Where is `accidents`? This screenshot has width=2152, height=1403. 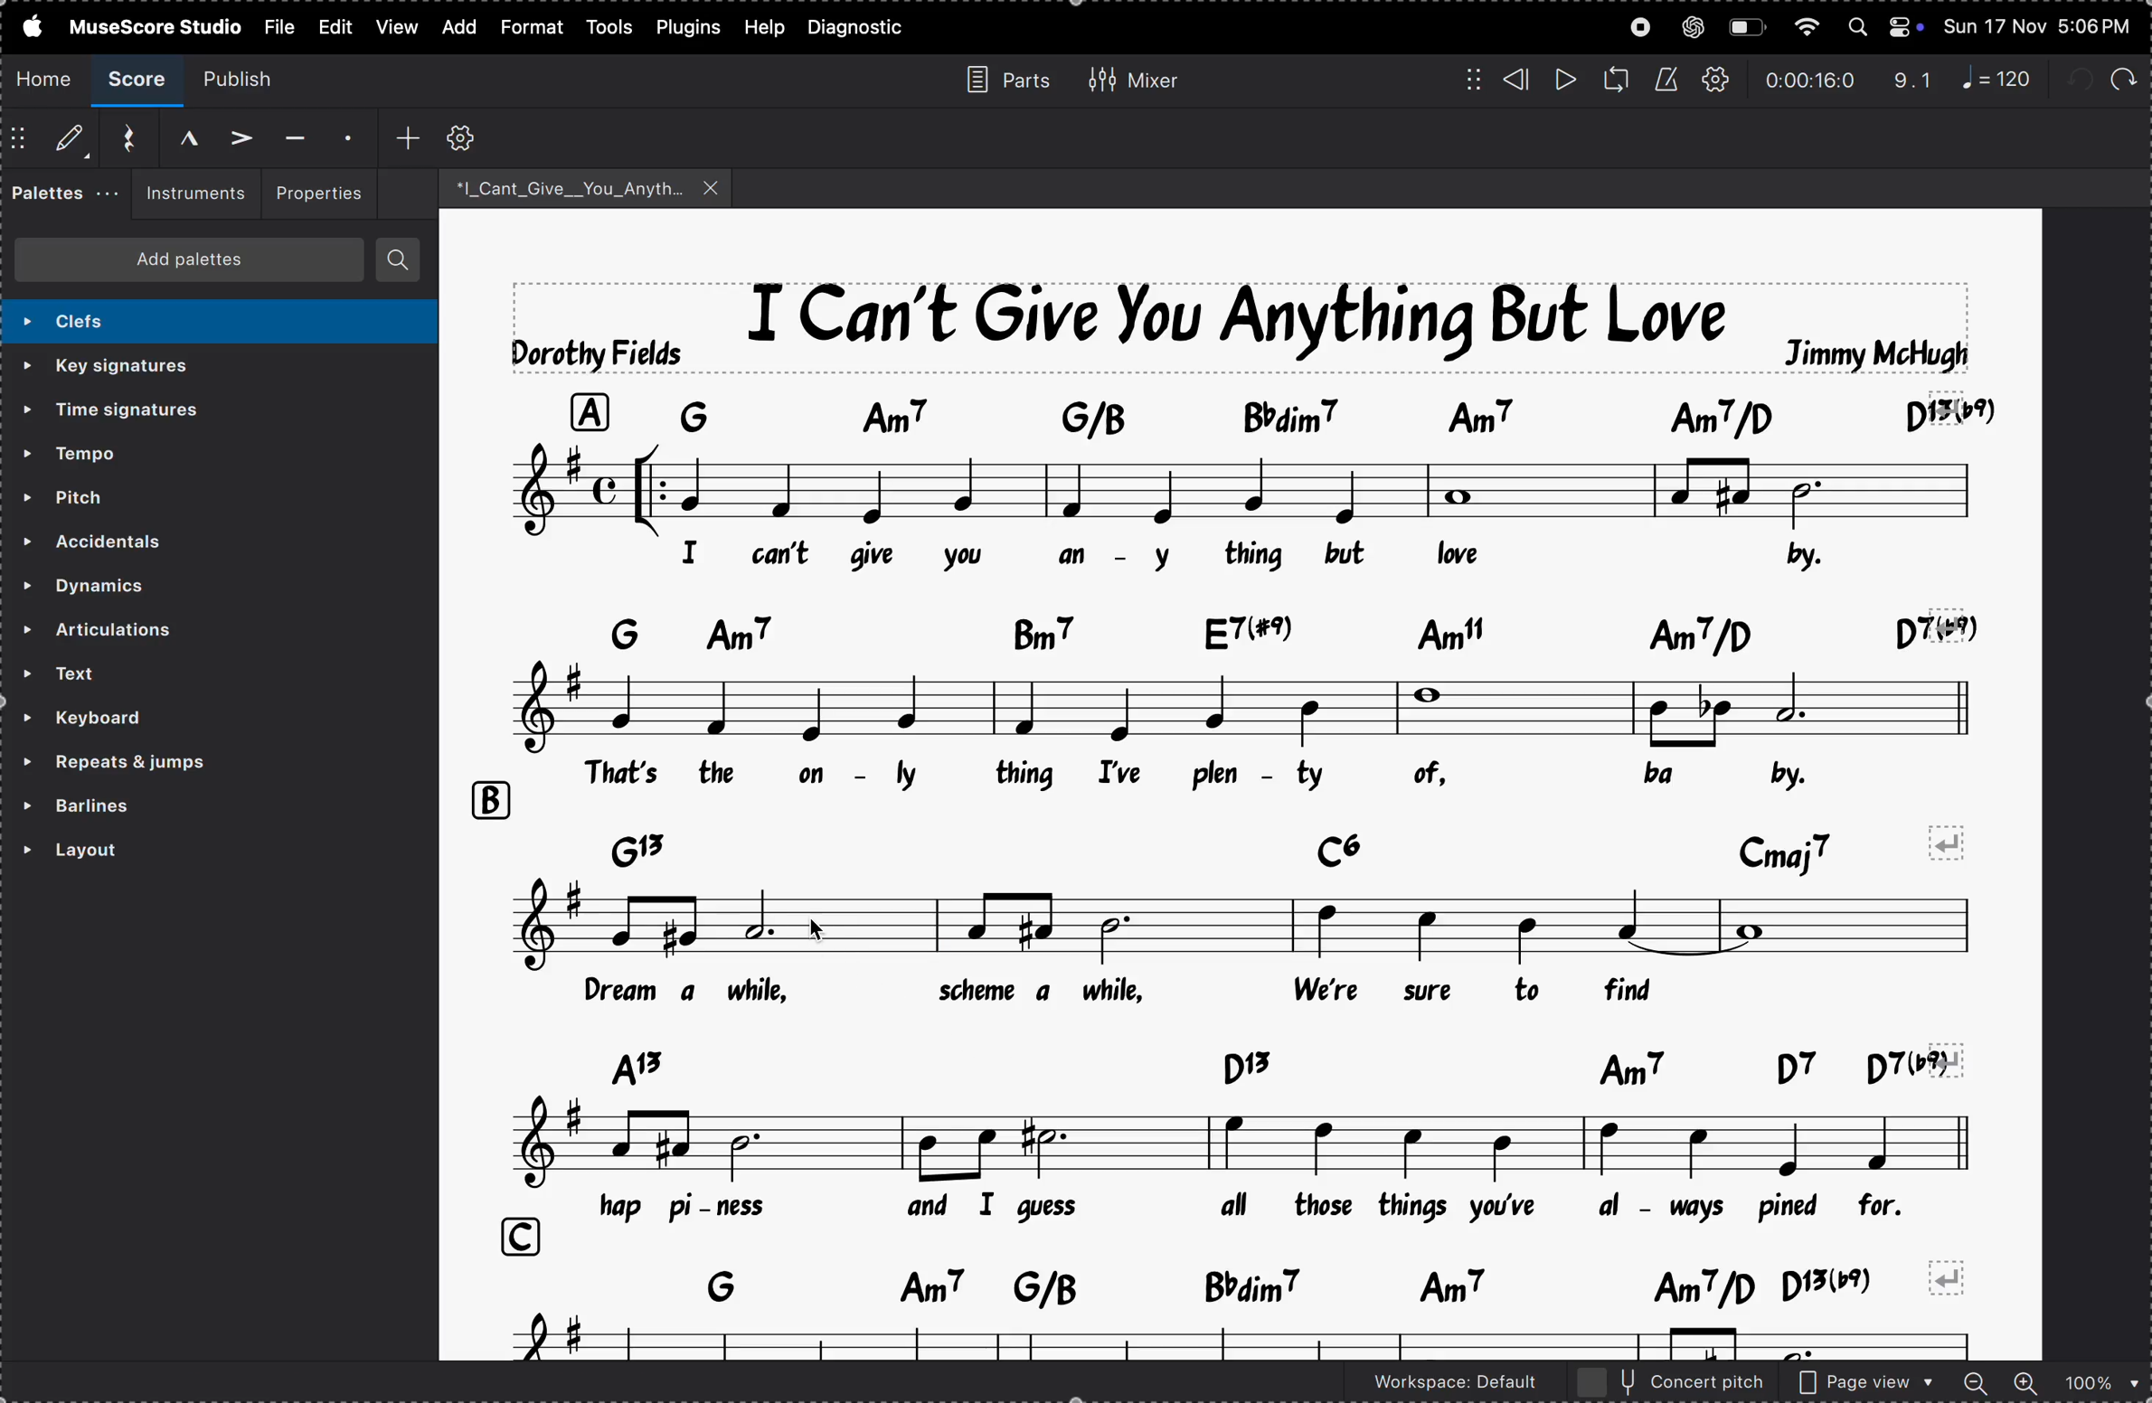 accidents is located at coordinates (134, 544).